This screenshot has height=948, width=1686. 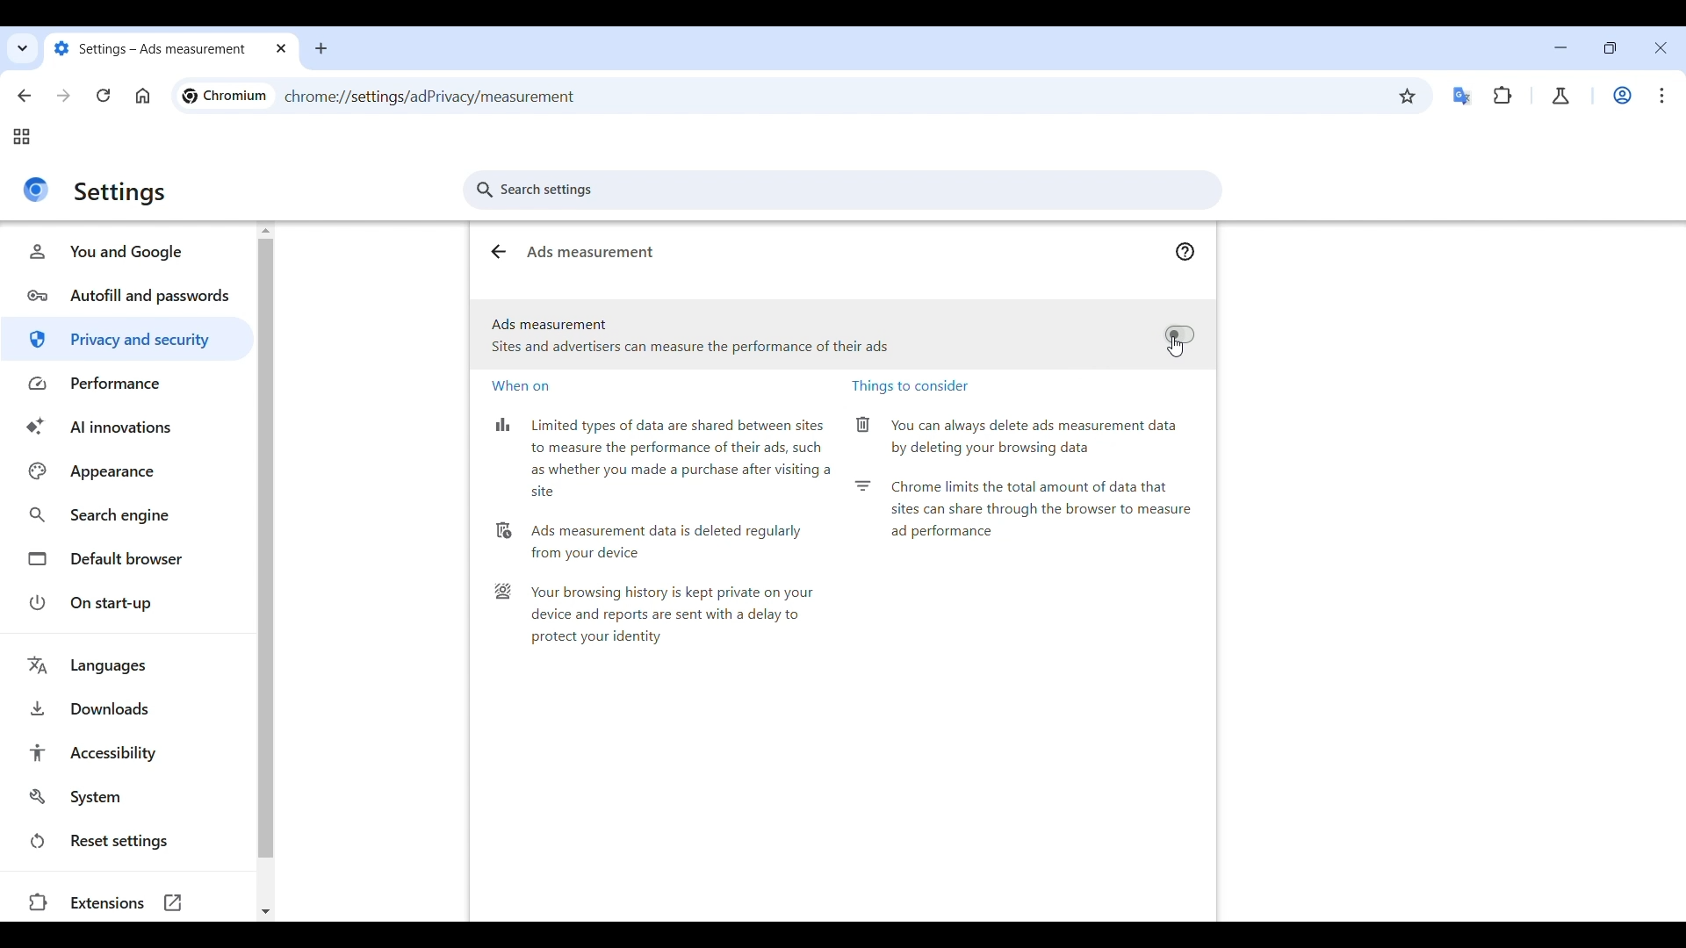 What do you see at coordinates (126, 559) in the screenshot?
I see `Default browser` at bounding box center [126, 559].